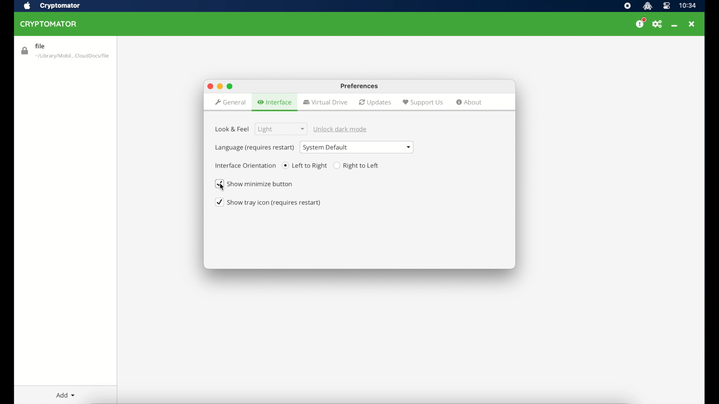  Describe the element at coordinates (230, 103) in the screenshot. I see `general` at that location.